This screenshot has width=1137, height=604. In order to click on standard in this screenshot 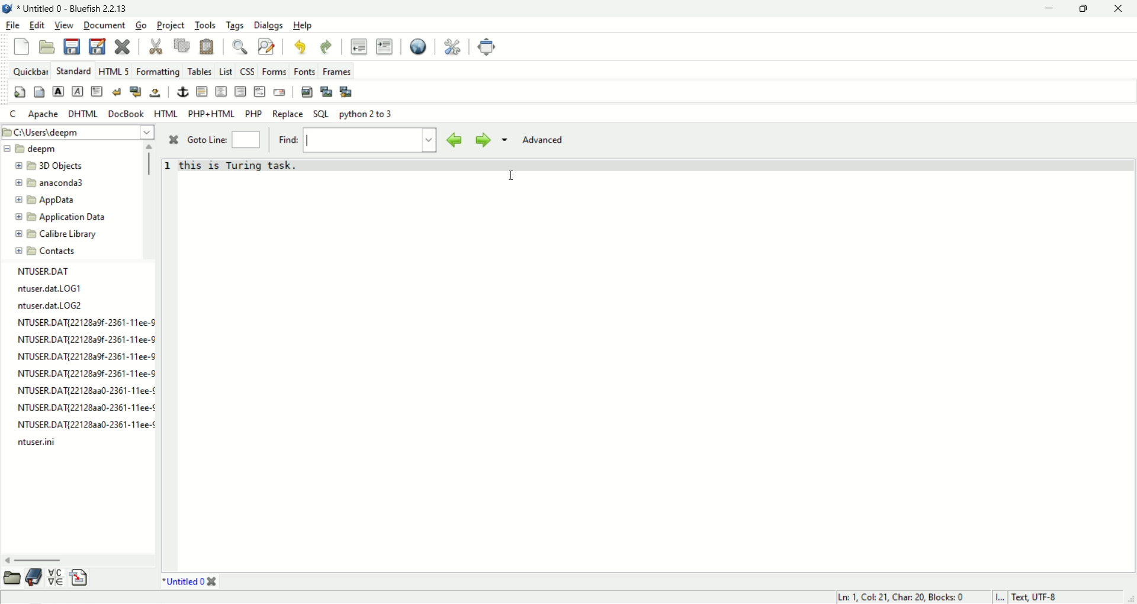, I will do `click(73, 70)`.